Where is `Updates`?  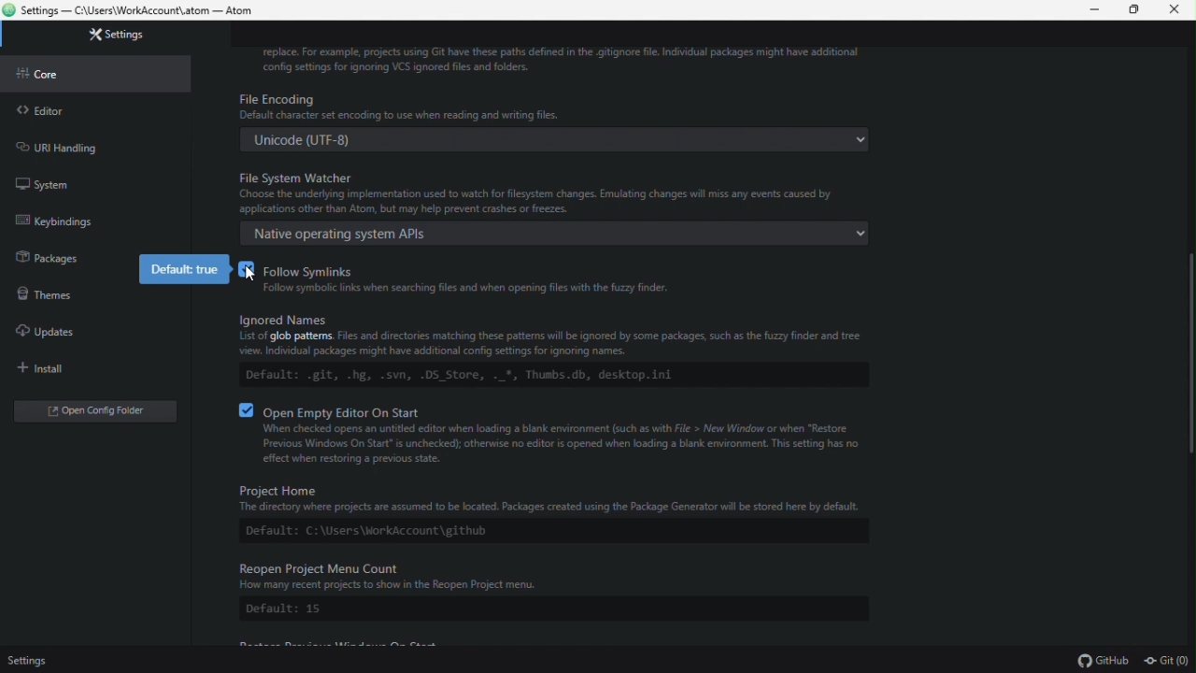
Updates is located at coordinates (88, 332).